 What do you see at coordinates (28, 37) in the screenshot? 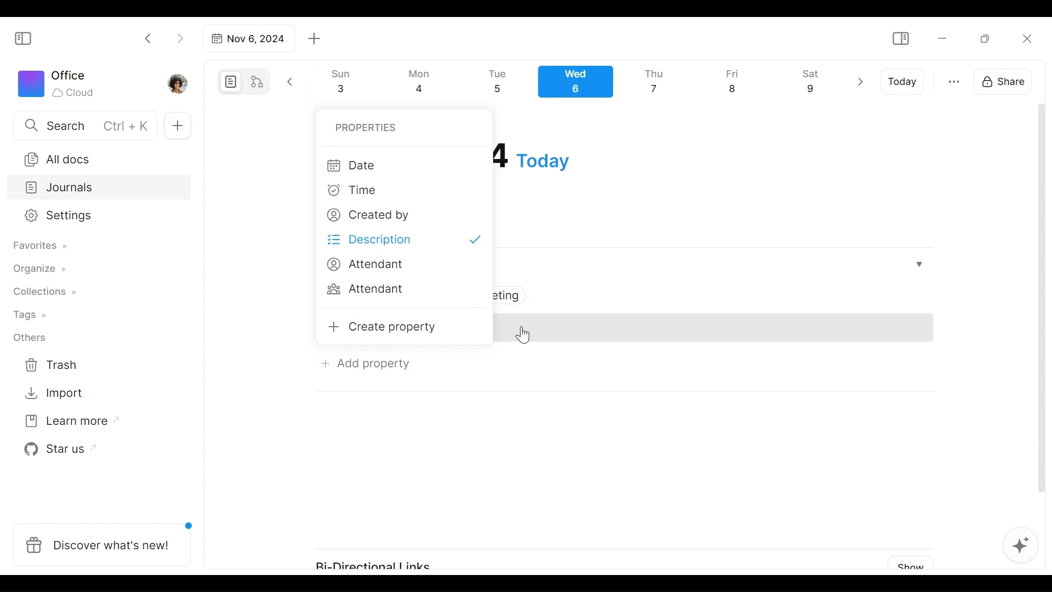
I see `Show/Hide Sidebar` at bounding box center [28, 37].